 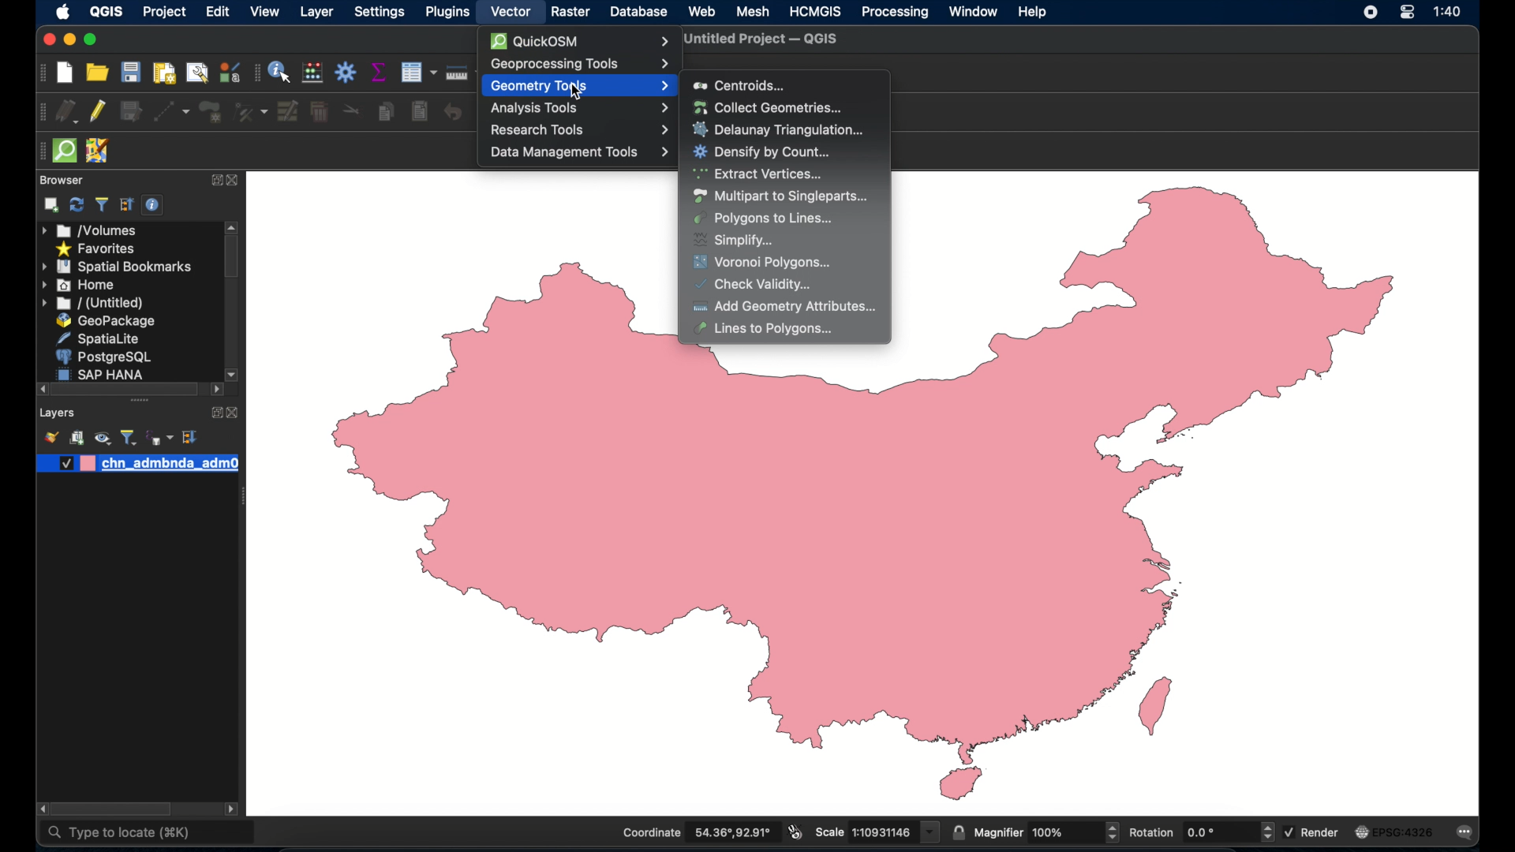 What do you see at coordinates (65, 73) in the screenshot?
I see `new project` at bounding box center [65, 73].